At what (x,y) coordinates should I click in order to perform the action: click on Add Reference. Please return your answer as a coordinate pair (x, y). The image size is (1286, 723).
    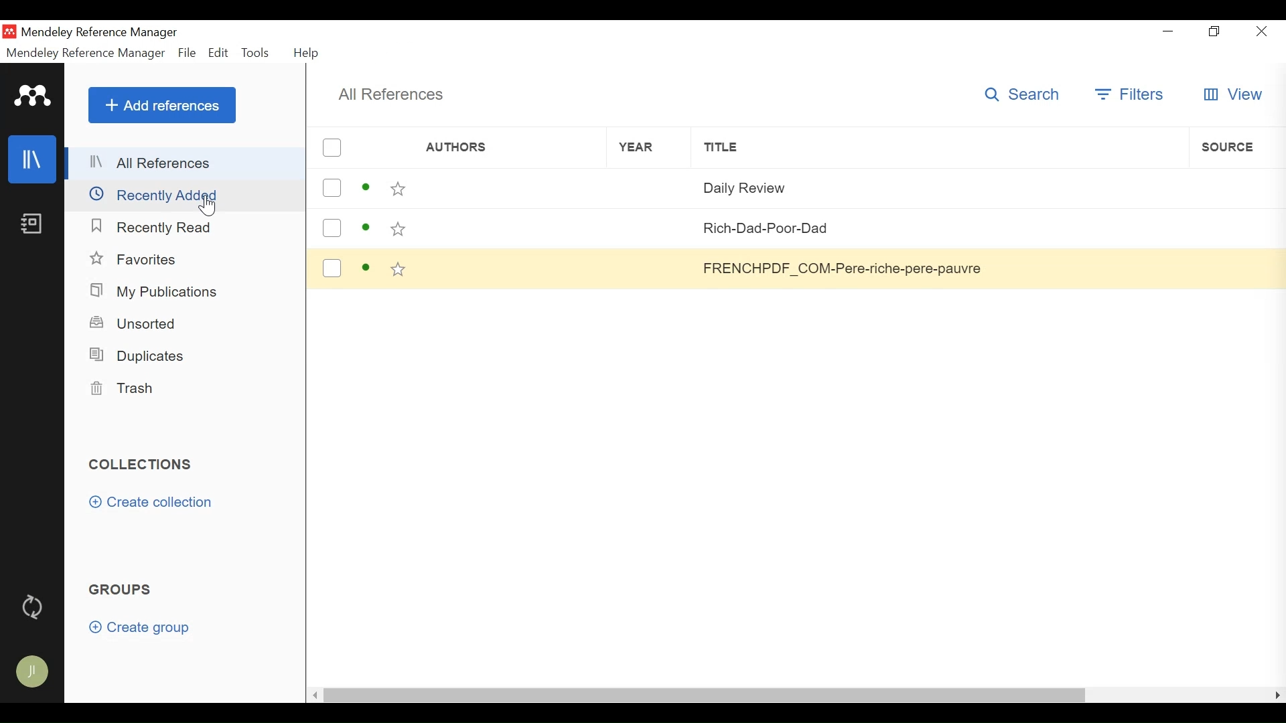
    Looking at the image, I should click on (160, 106).